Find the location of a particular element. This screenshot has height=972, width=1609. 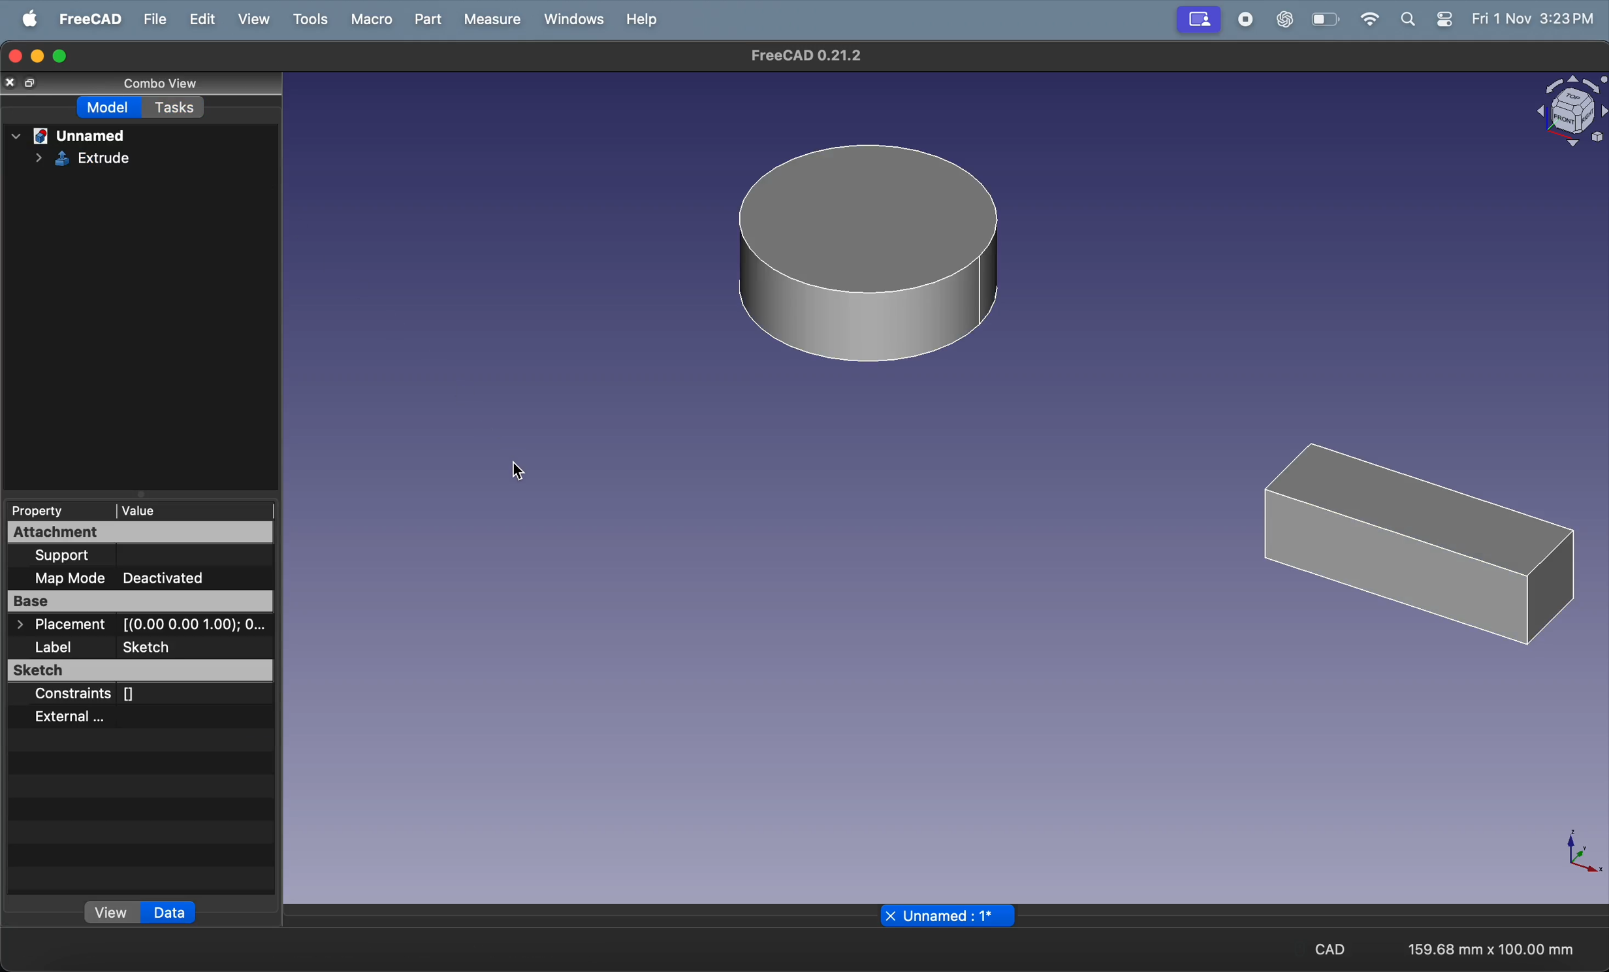

3D rectangle is located at coordinates (1415, 539).